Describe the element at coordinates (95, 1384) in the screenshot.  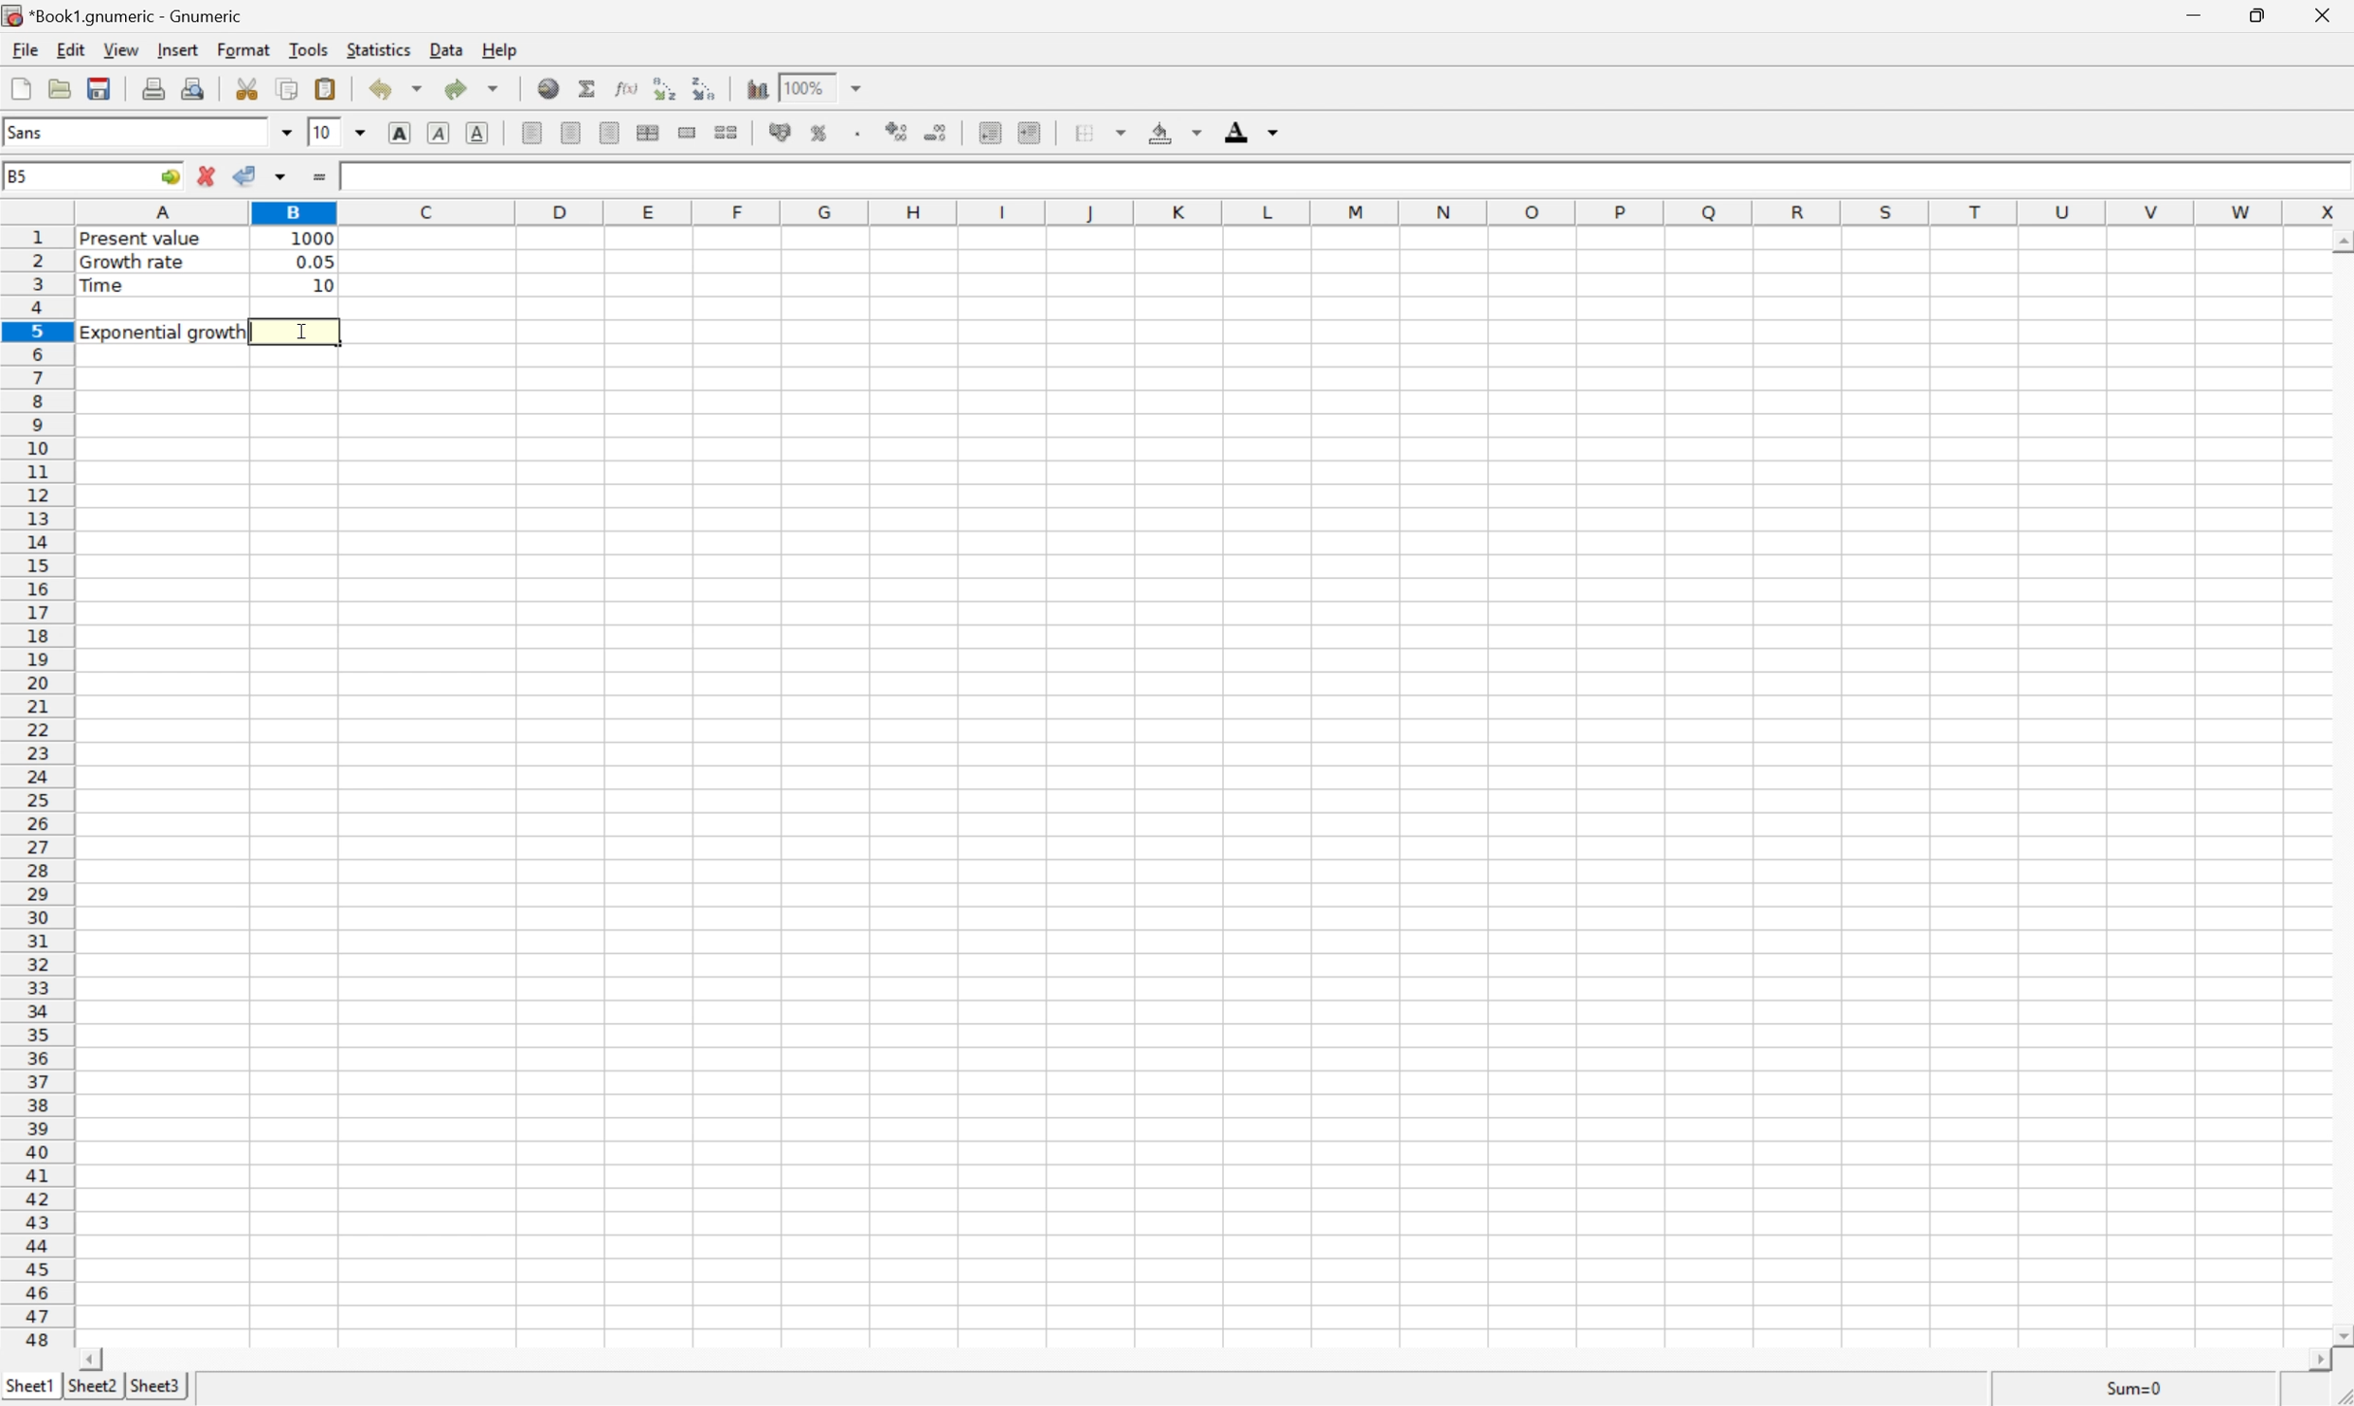
I see `Sheet2` at that location.